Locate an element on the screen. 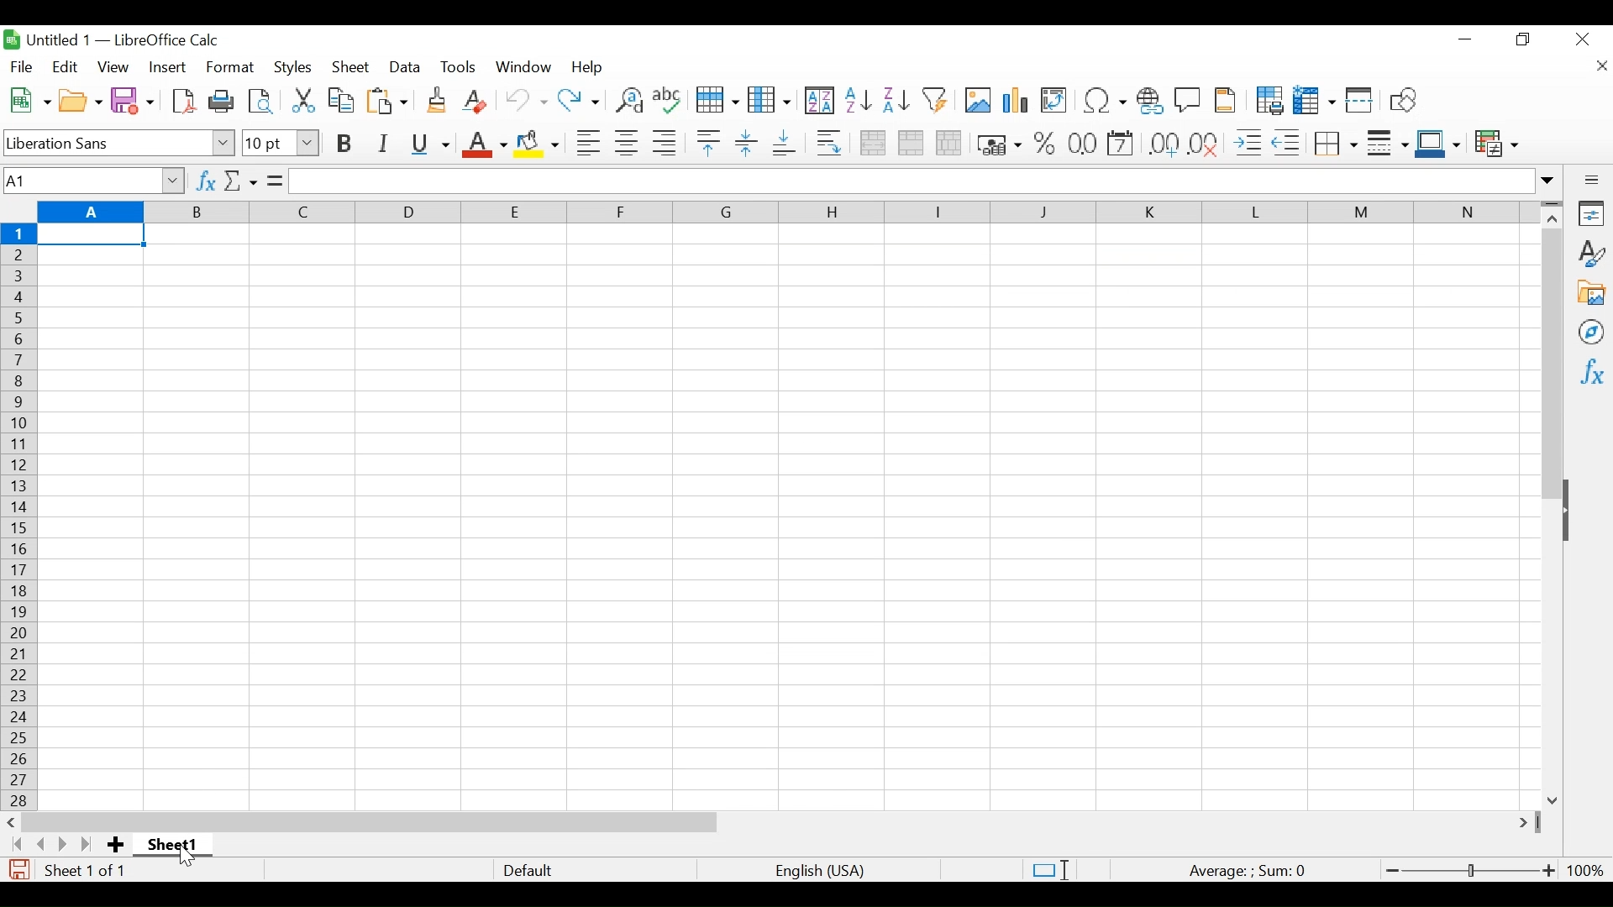 Image resolution: width=1613 pixels, height=907 pixels. View is located at coordinates (113, 66).